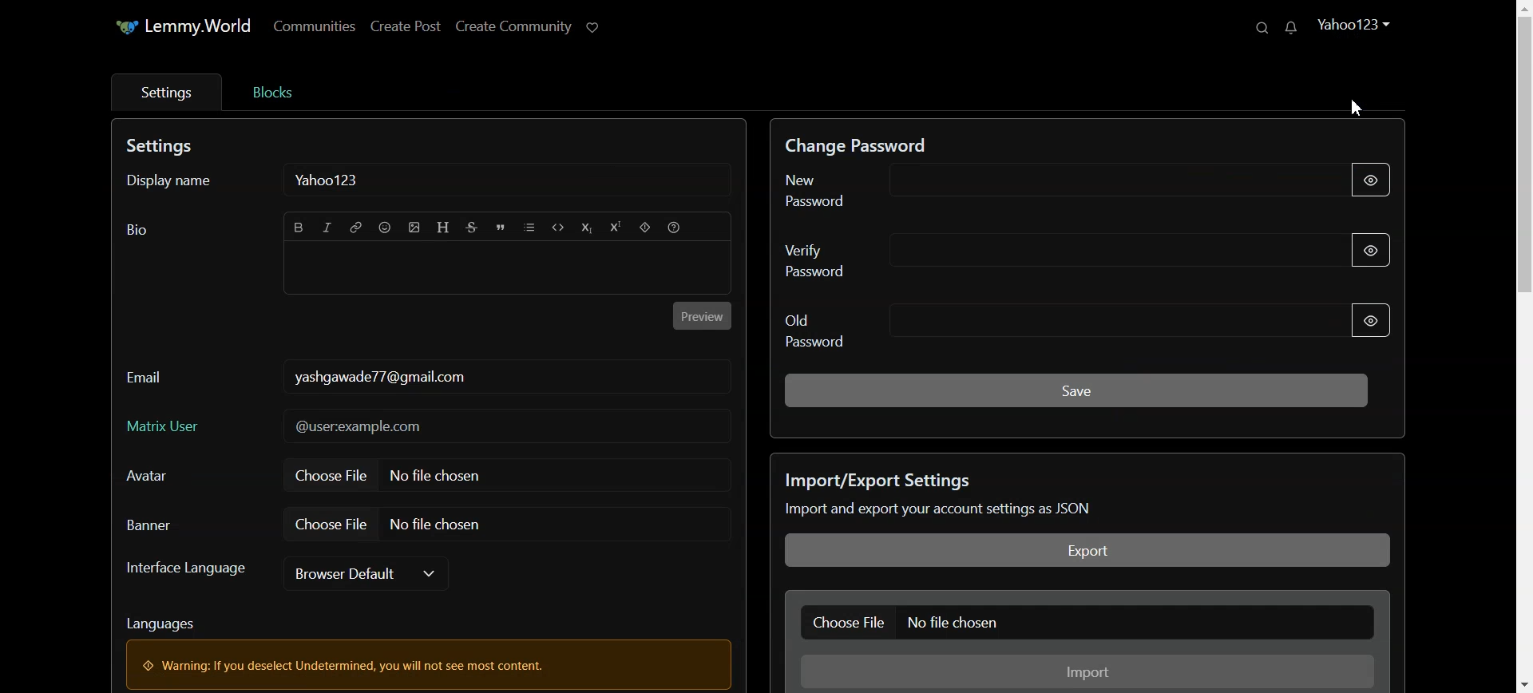 The width and height of the screenshot is (1533, 693). I want to click on Matrix User, so click(175, 426).